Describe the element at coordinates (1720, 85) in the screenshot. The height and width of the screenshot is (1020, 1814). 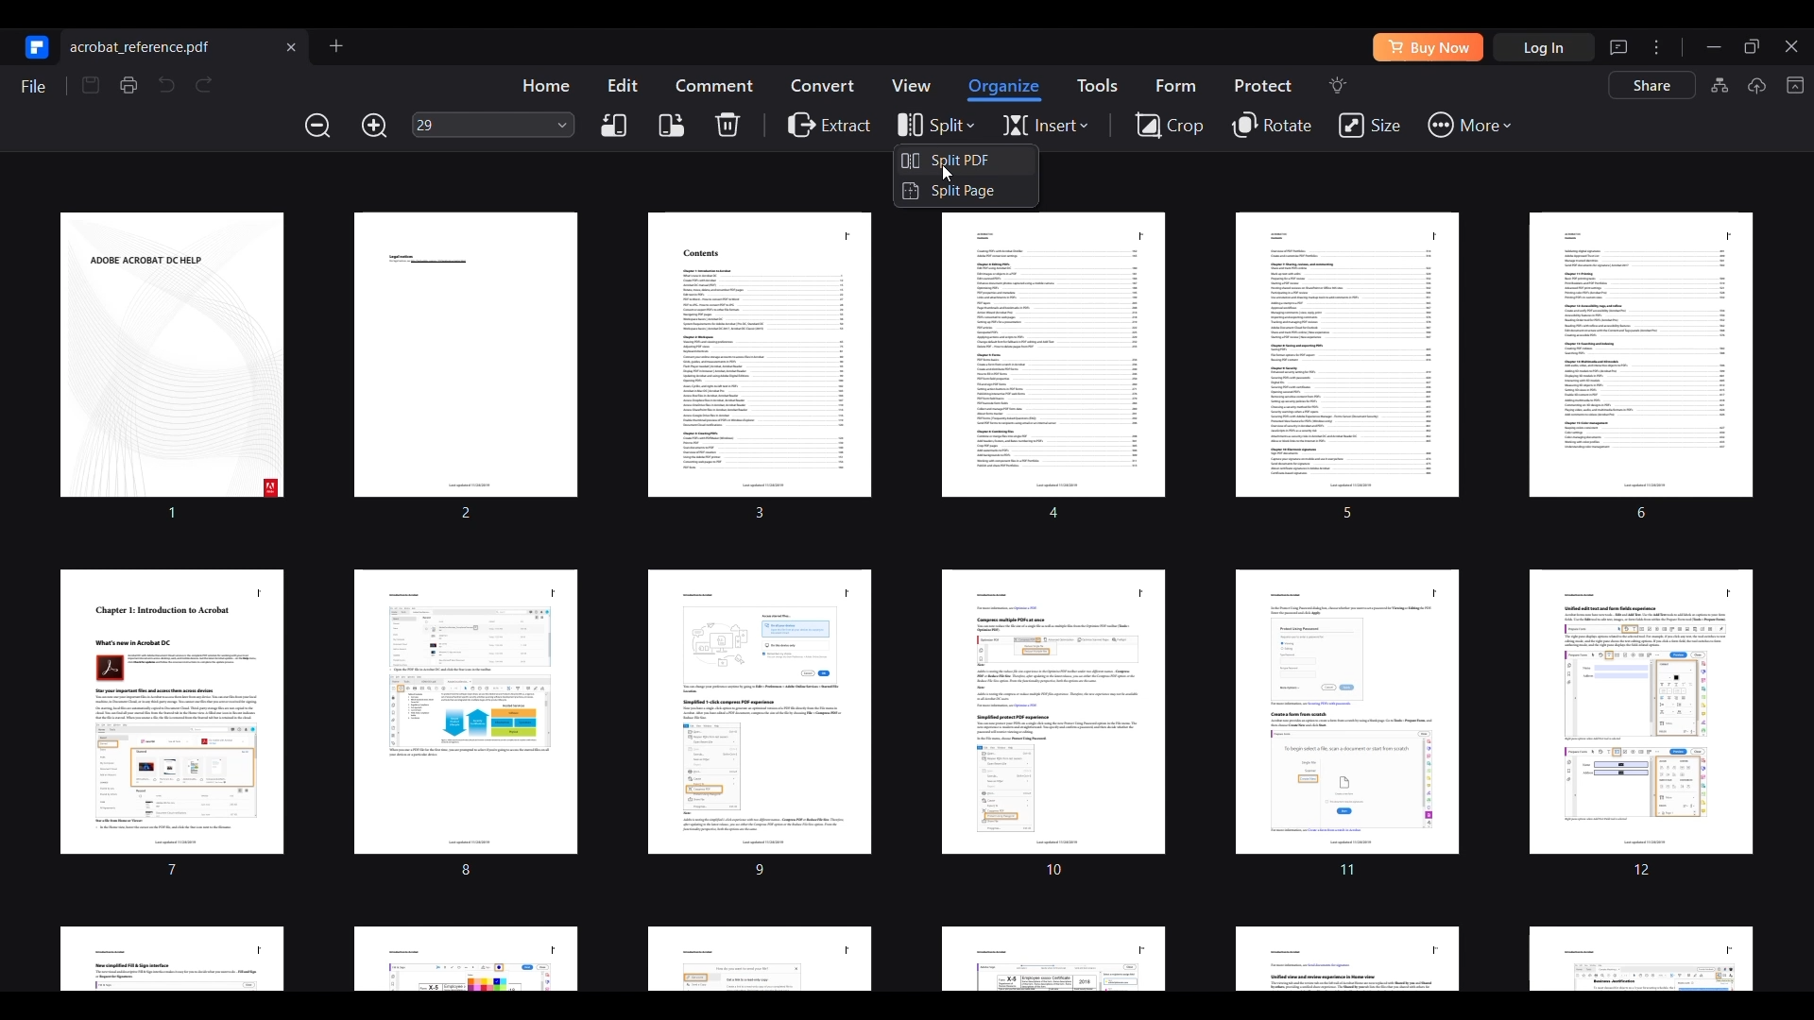
I see `AI knowledge card` at that location.